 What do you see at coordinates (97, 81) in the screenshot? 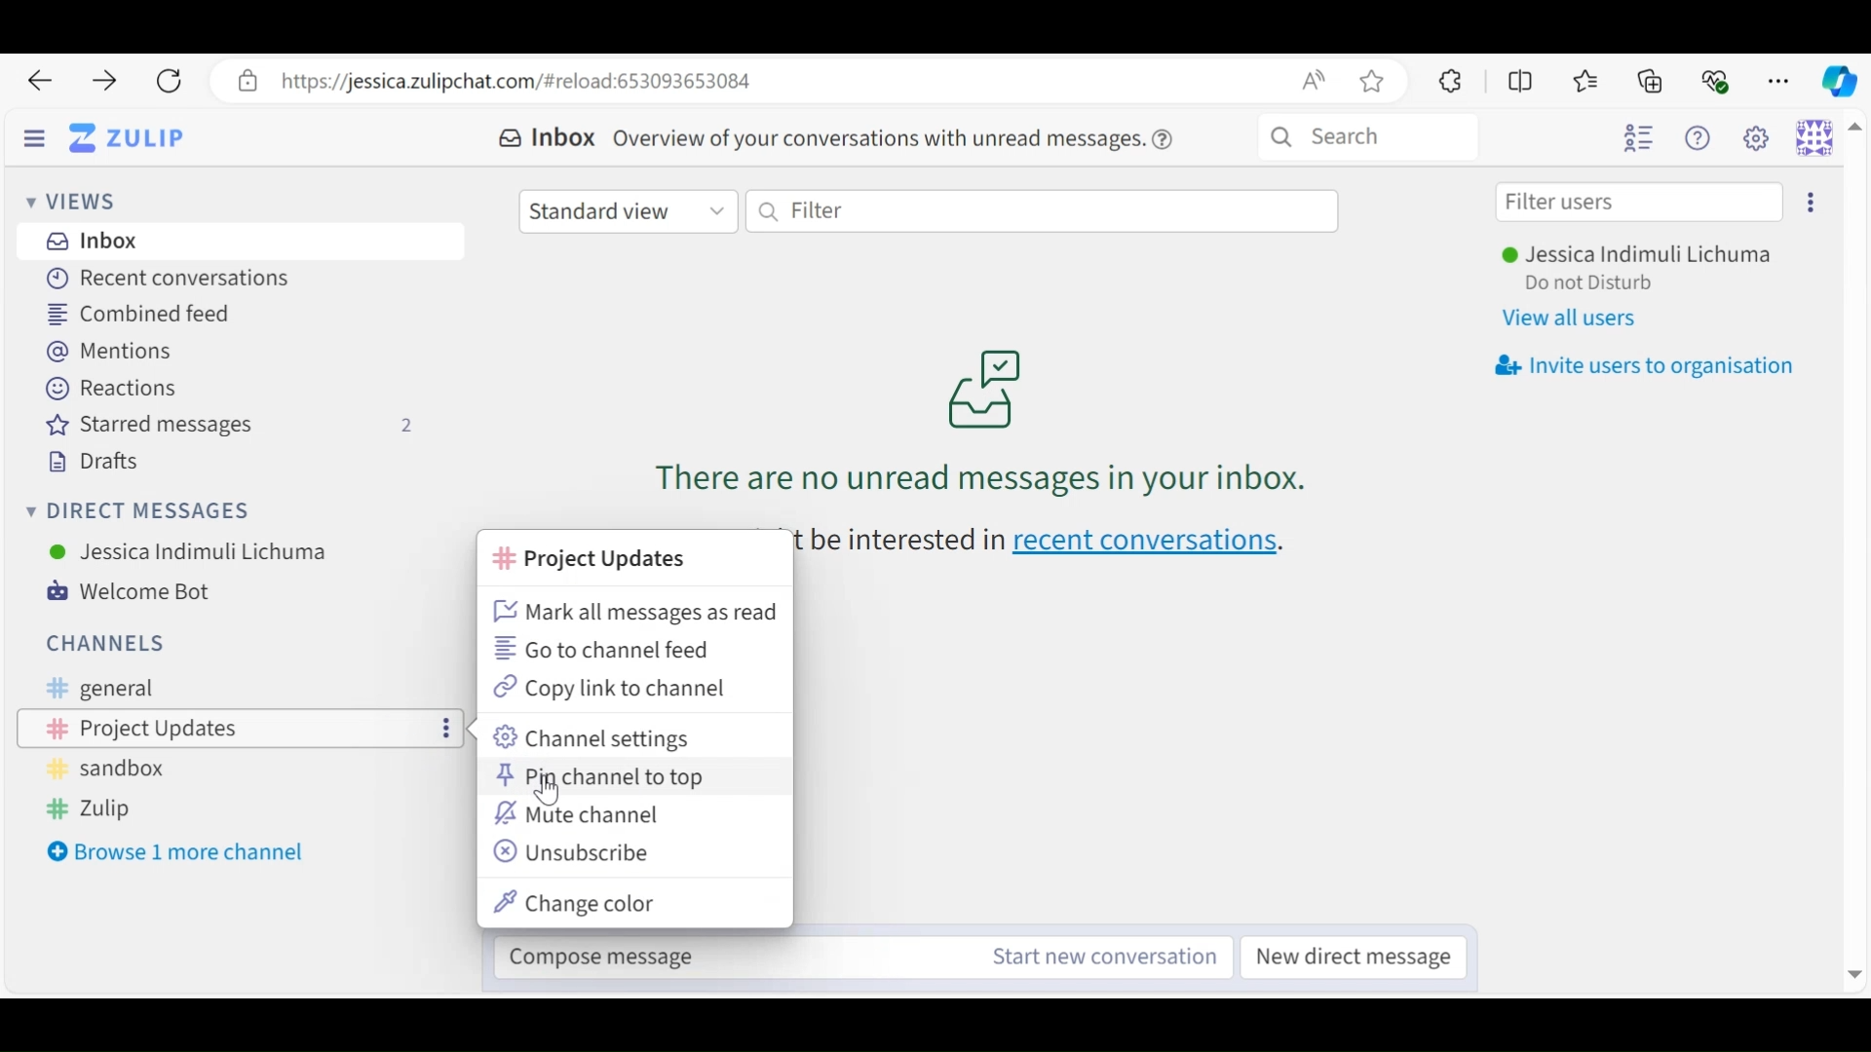
I see `Go Forward` at bounding box center [97, 81].